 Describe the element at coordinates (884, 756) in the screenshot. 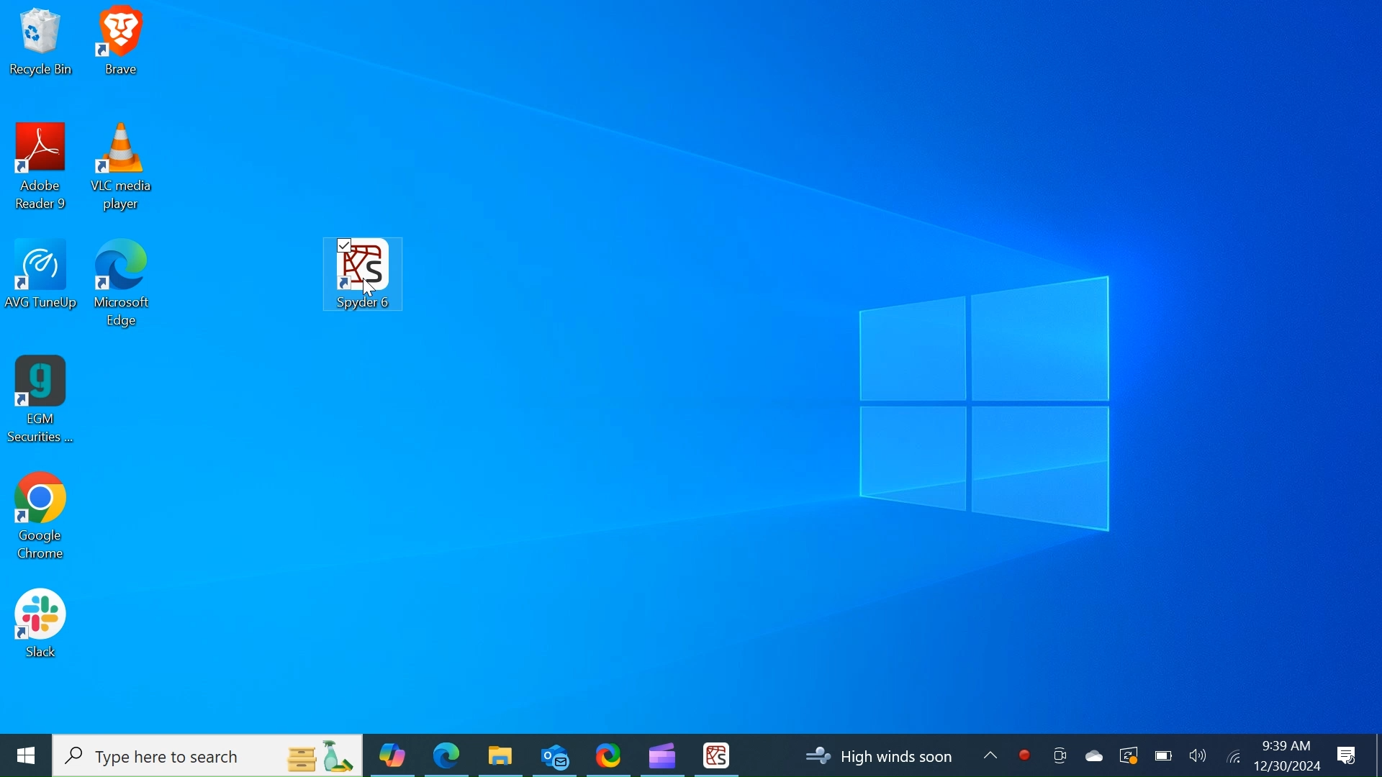

I see `High winds soon` at that location.